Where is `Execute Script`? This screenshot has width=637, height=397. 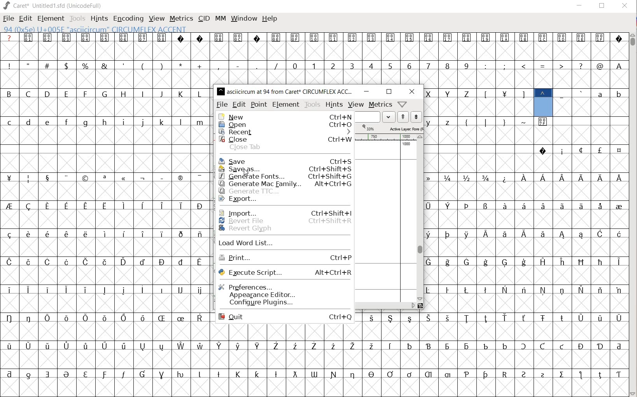 Execute Script is located at coordinates (285, 273).